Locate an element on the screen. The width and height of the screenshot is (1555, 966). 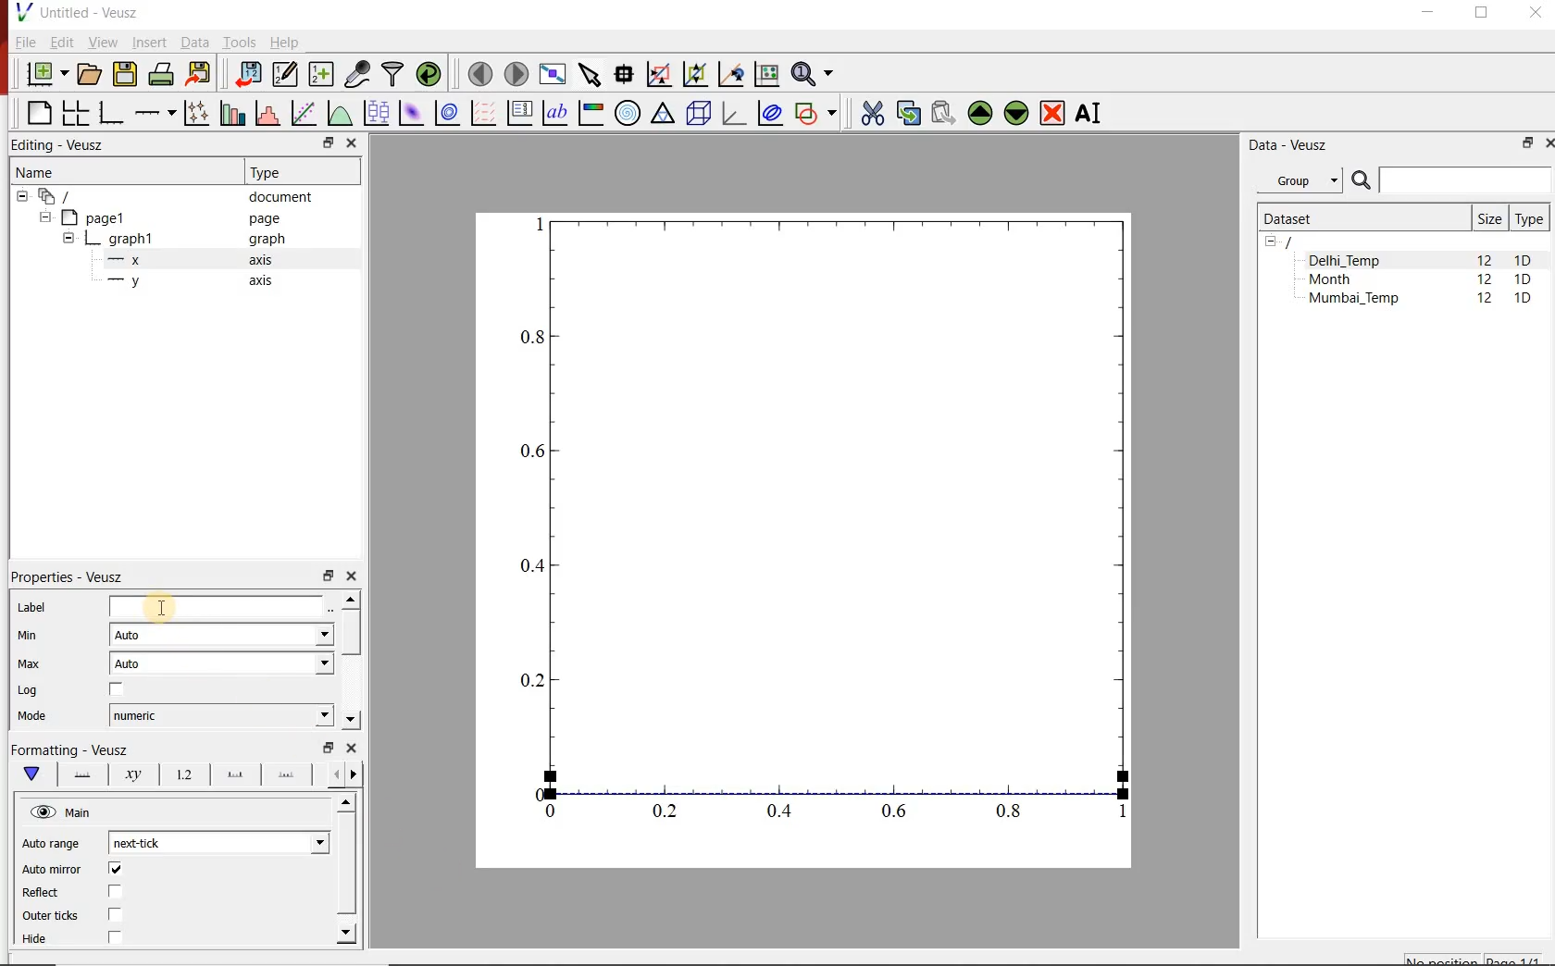
Data is located at coordinates (193, 42).